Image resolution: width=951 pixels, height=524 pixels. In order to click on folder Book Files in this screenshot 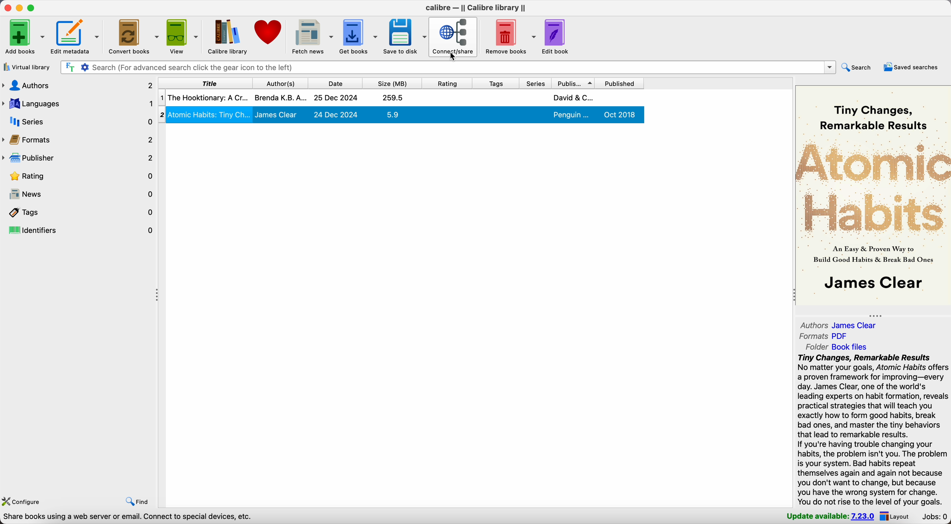, I will do `click(833, 347)`.